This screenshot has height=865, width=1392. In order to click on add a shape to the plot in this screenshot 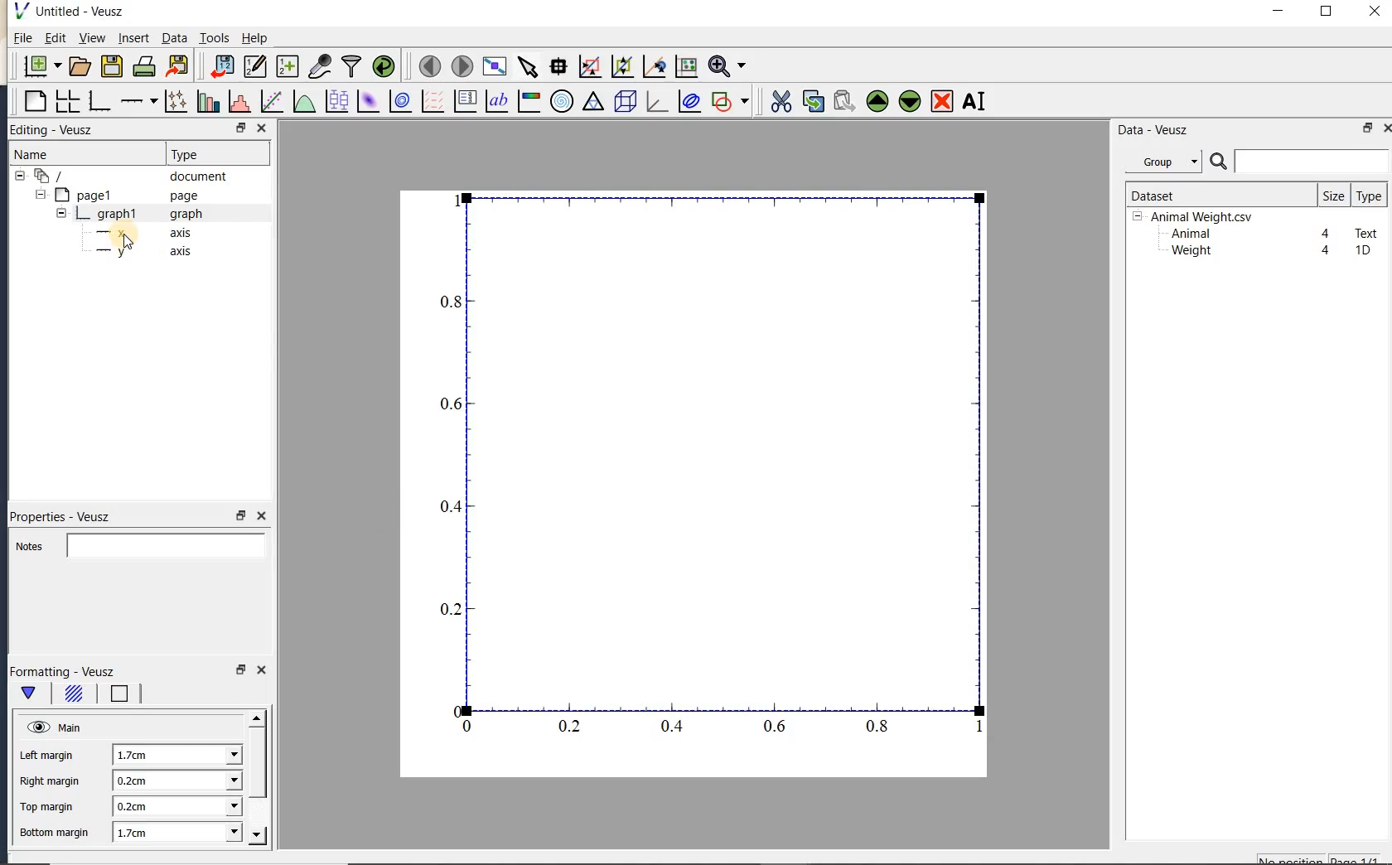, I will do `click(729, 101)`.